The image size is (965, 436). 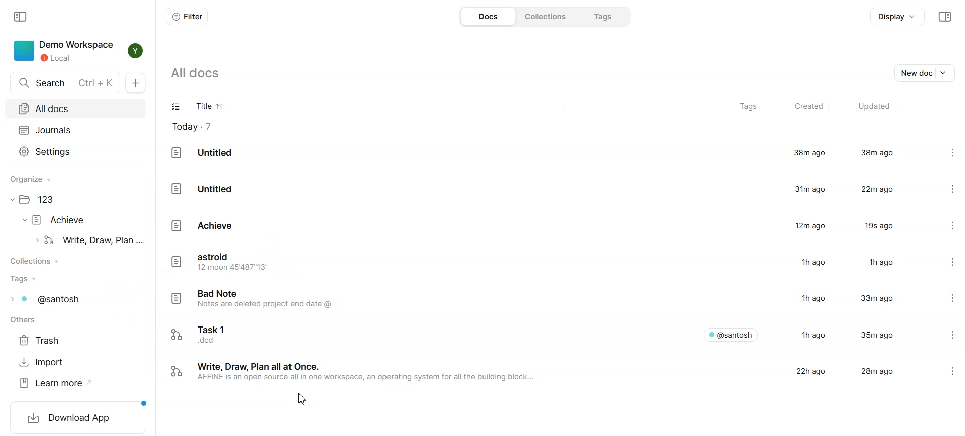 I want to click on Collections, so click(x=39, y=261).